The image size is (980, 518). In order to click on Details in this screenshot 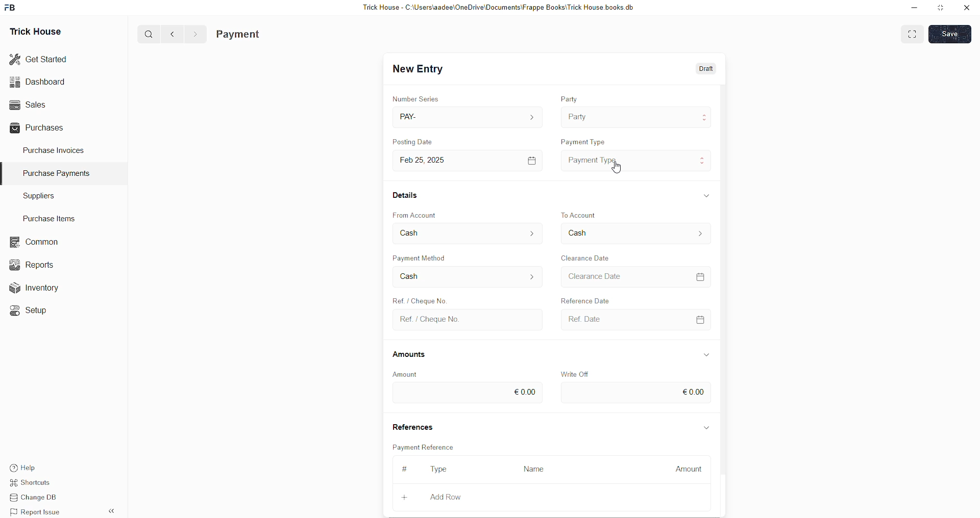, I will do `click(407, 194)`.